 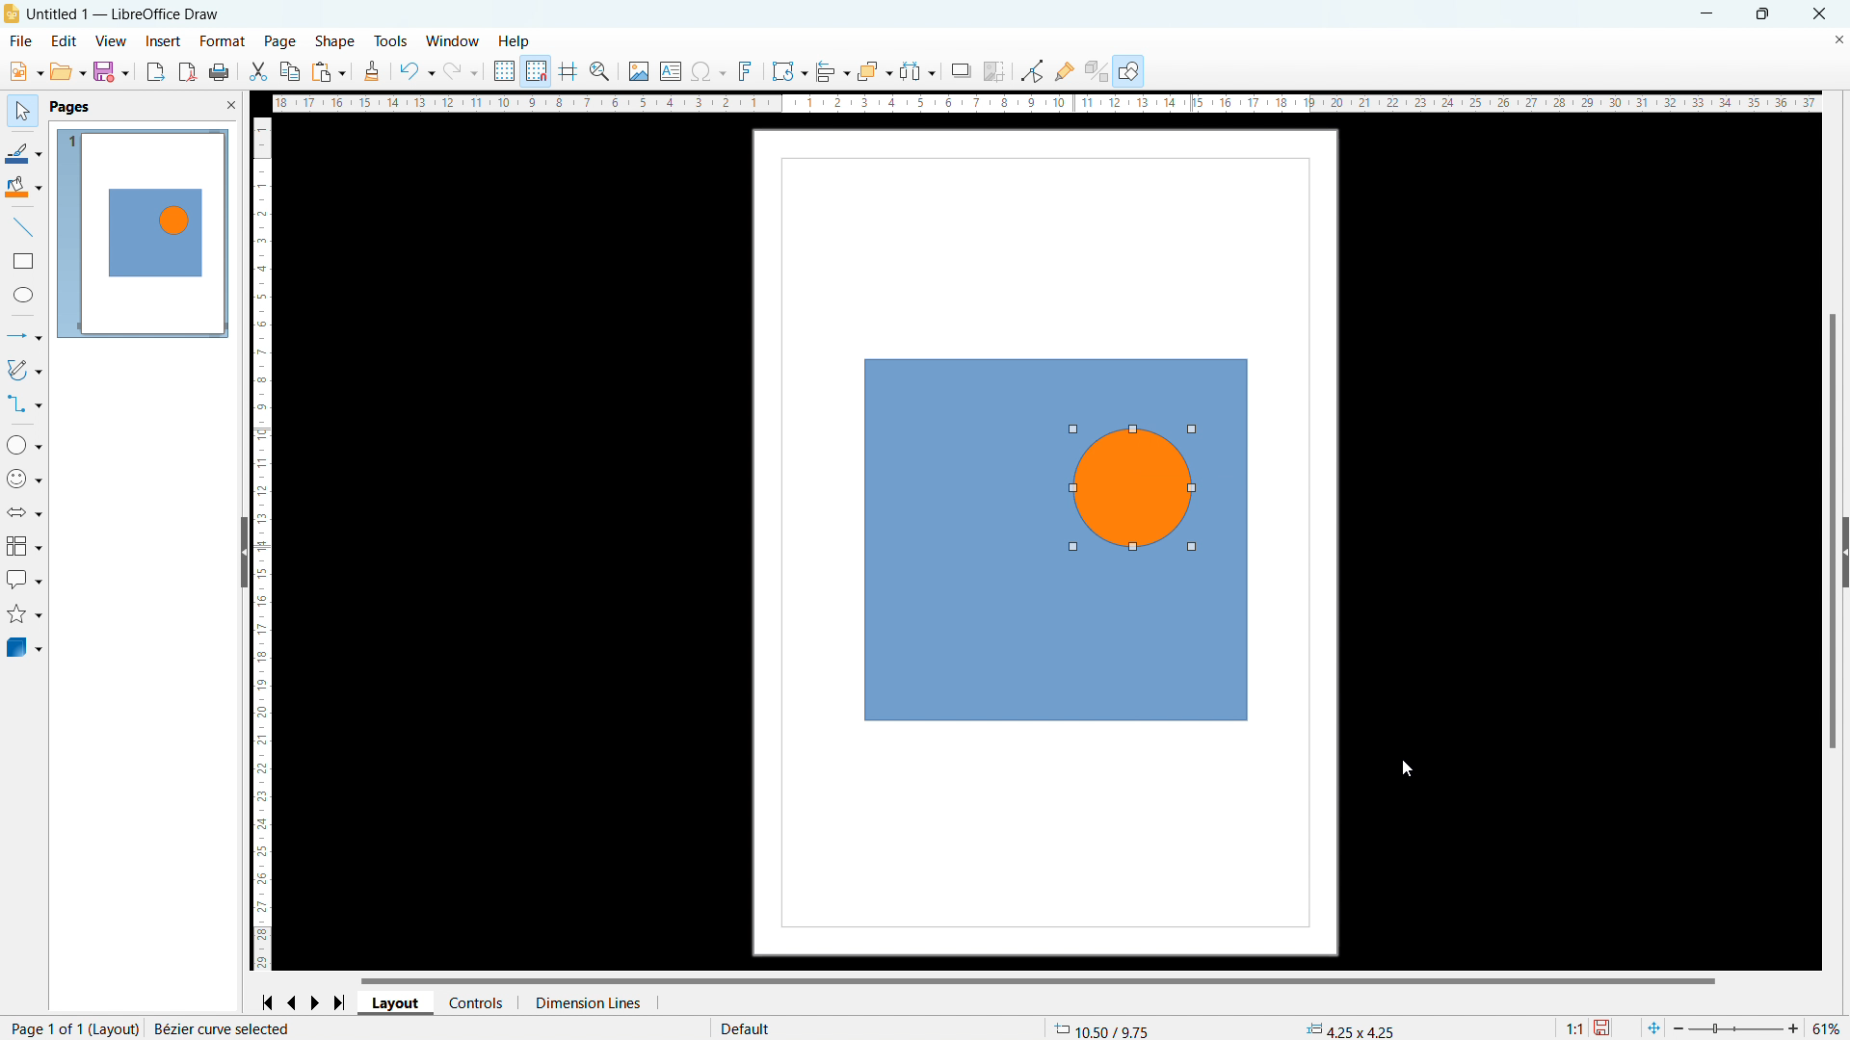 I want to click on vertical ruler, so click(x=265, y=544).